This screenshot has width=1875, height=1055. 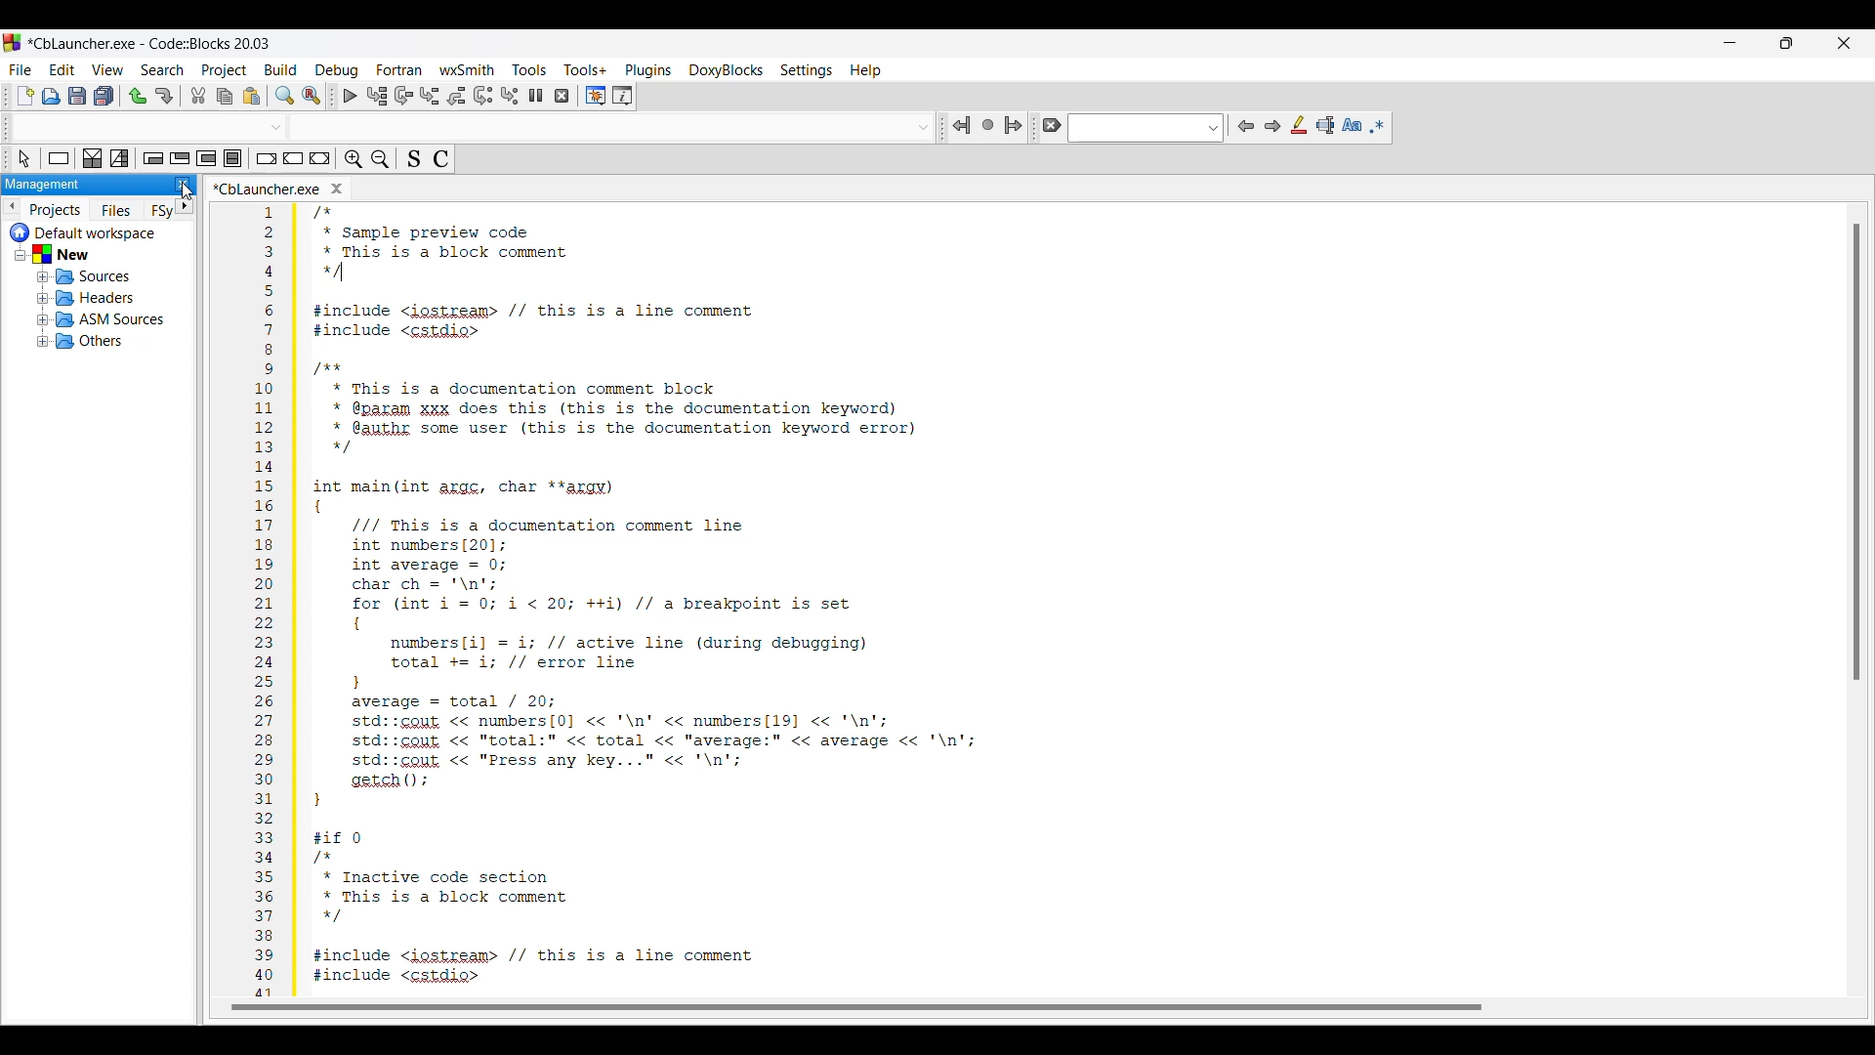 What do you see at coordinates (1246, 126) in the screenshot?
I see `Previous` at bounding box center [1246, 126].